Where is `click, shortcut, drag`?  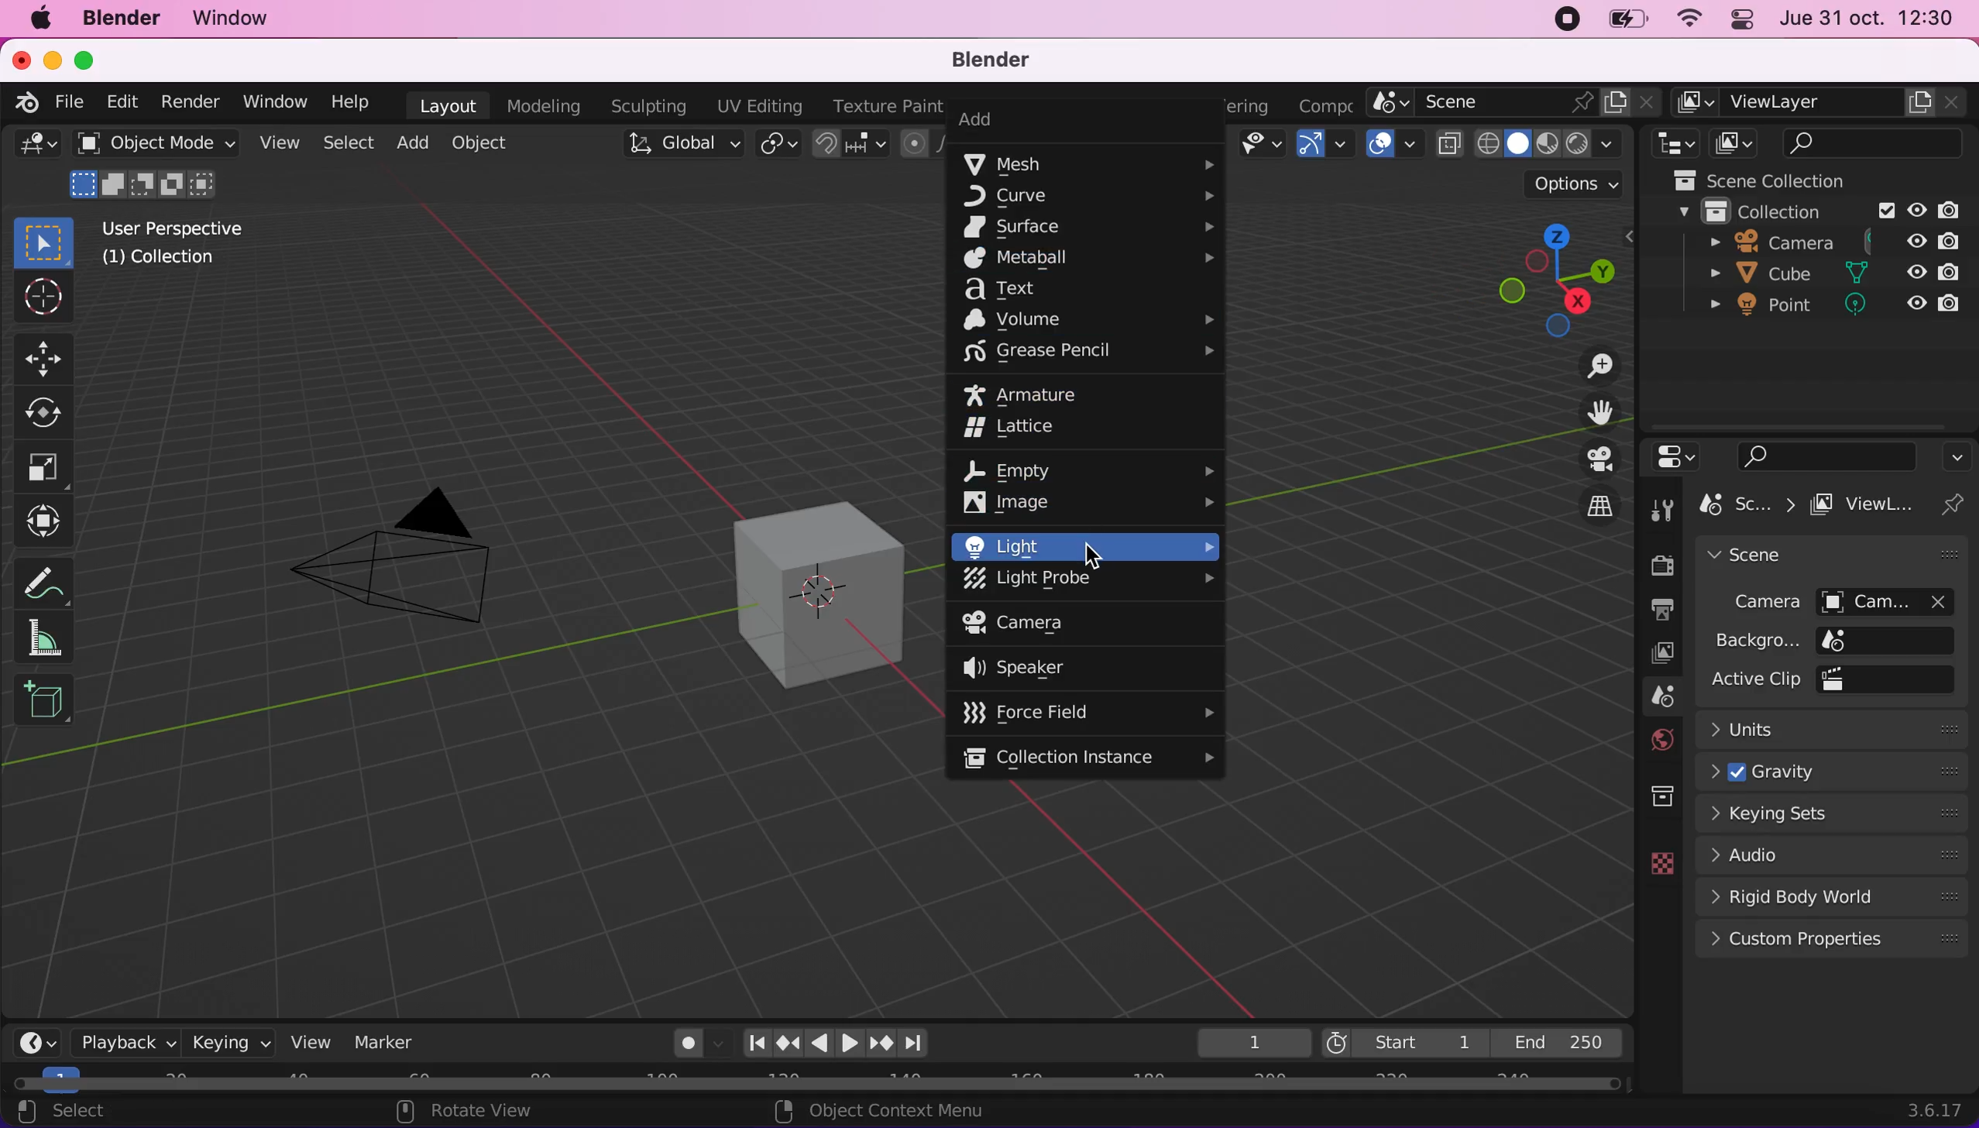
click, shortcut, drag is located at coordinates (1556, 279).